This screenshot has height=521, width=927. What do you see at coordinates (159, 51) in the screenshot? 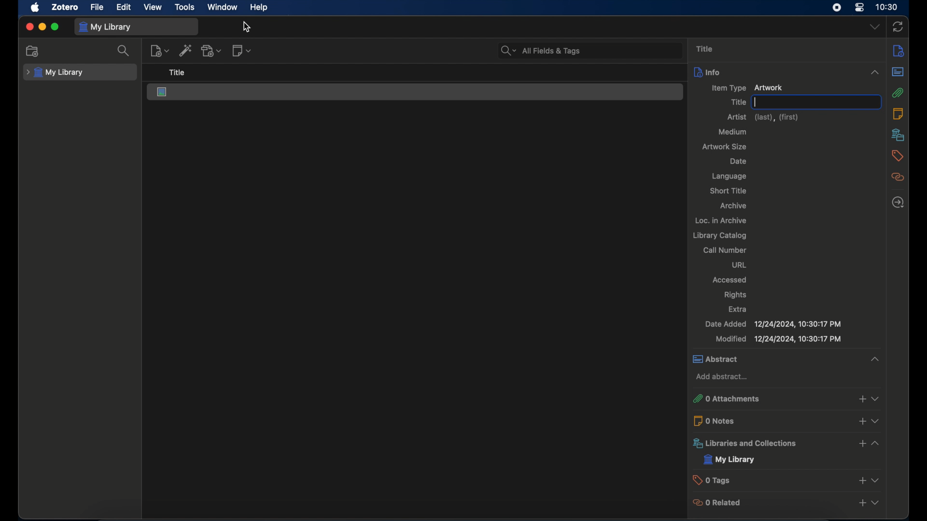
I see `new item` at bounding box center [159, 51].